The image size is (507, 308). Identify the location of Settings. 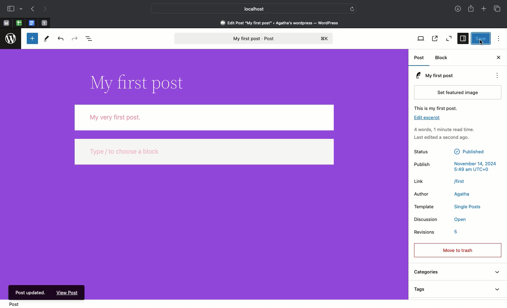
(464, 39).